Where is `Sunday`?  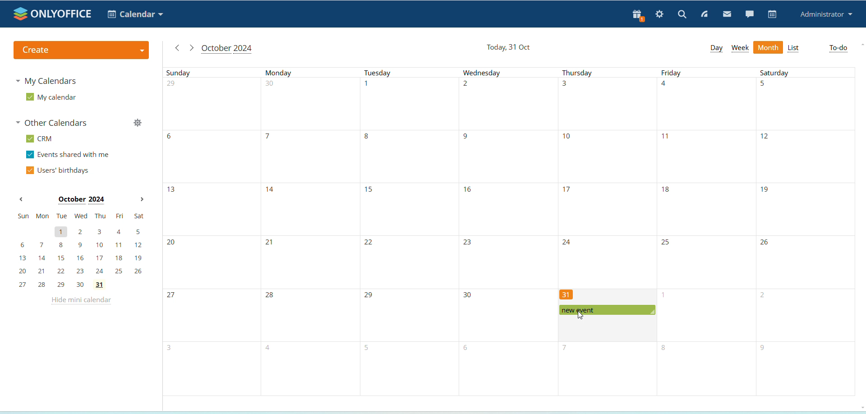
Sunday is located at coordinates (210, 231).